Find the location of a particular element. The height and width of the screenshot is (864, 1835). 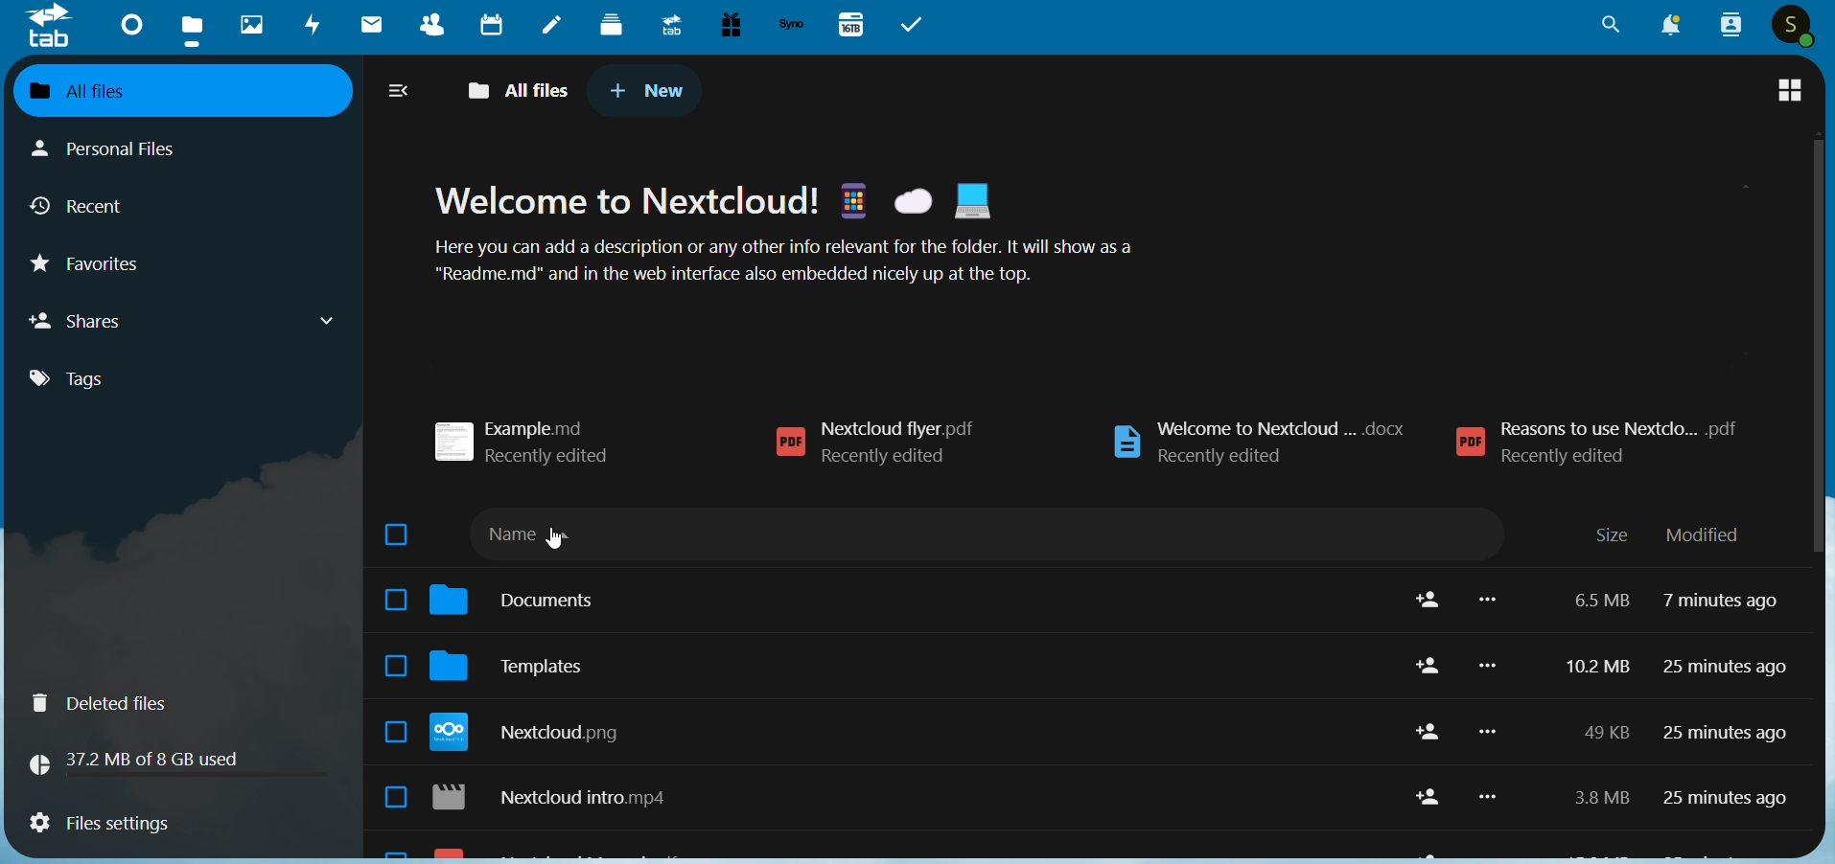

welcome to nextcloud... docx recently edited is located at coordinates (1273, 438).